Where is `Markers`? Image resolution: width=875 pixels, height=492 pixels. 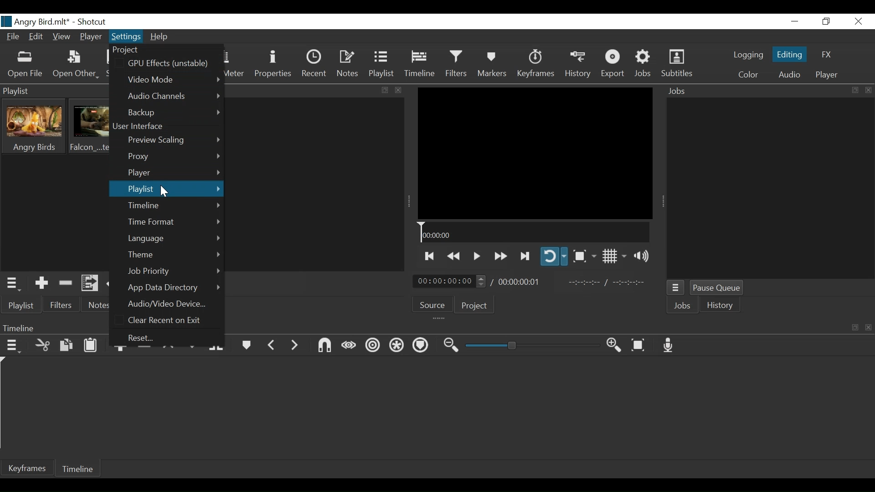
Markers is located at coordinates (493, 65).